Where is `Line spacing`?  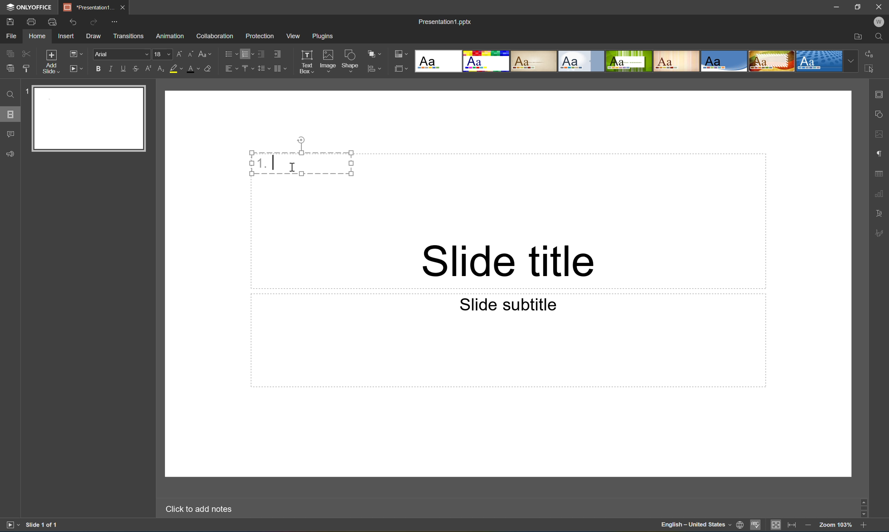
Line spacing is located at coordinates (263, 71).